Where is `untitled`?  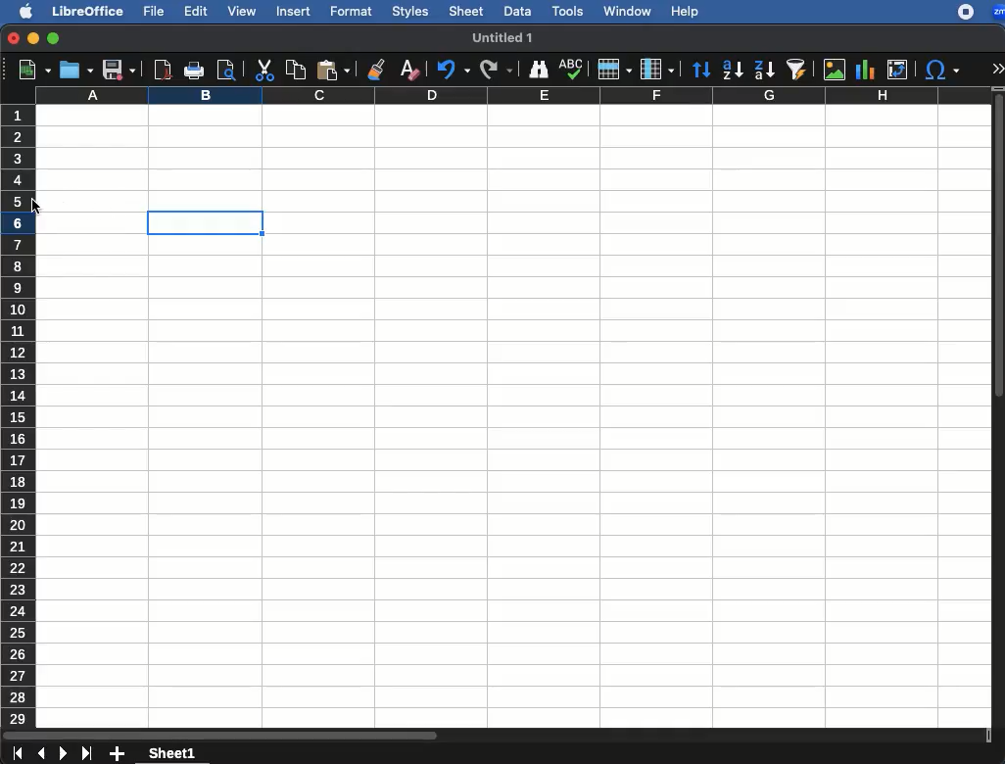 untitled is located at coordinates (503, 36).